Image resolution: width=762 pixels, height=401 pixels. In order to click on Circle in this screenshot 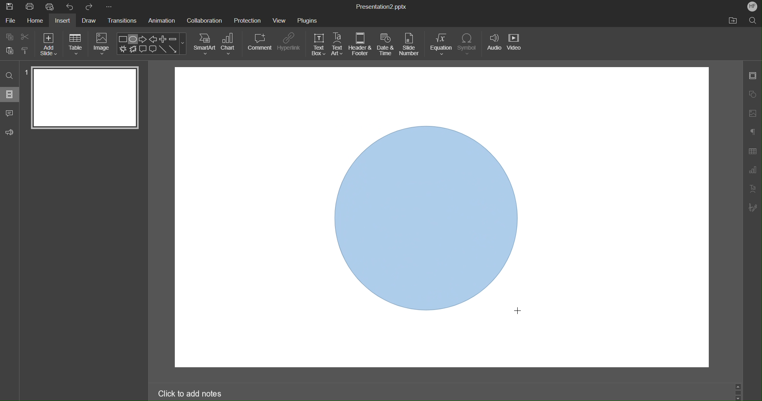, I will do `click(429, 218)`.